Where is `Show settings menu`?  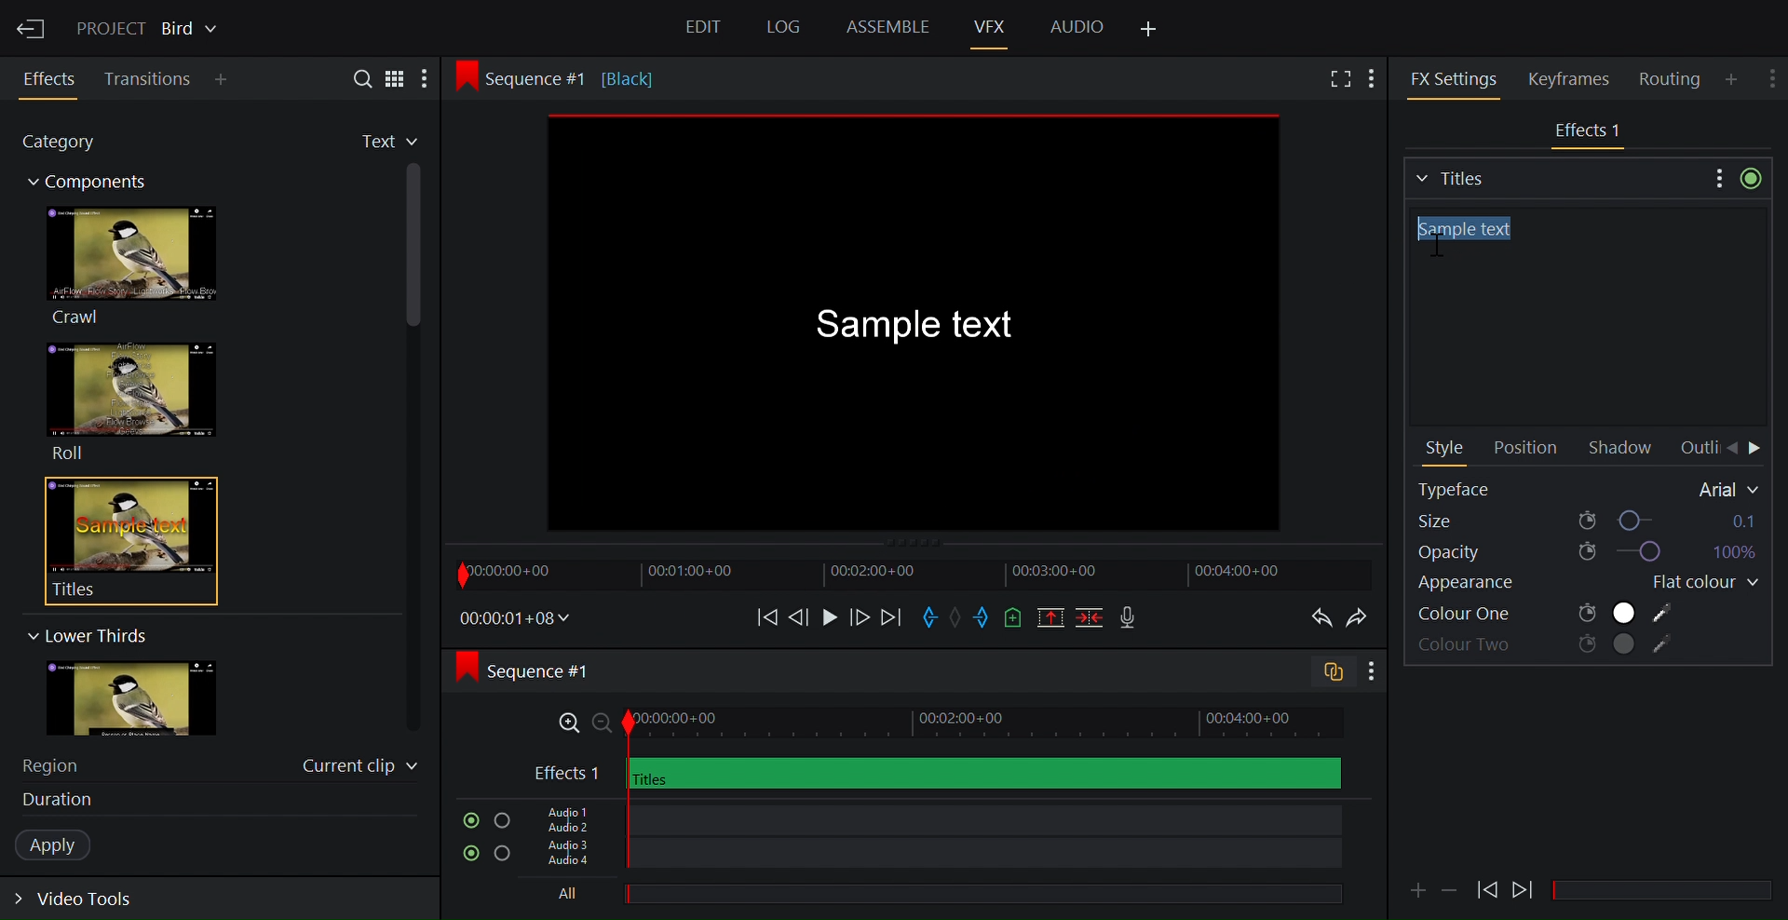 Show settings menu is located at coordinates (1370, 672).